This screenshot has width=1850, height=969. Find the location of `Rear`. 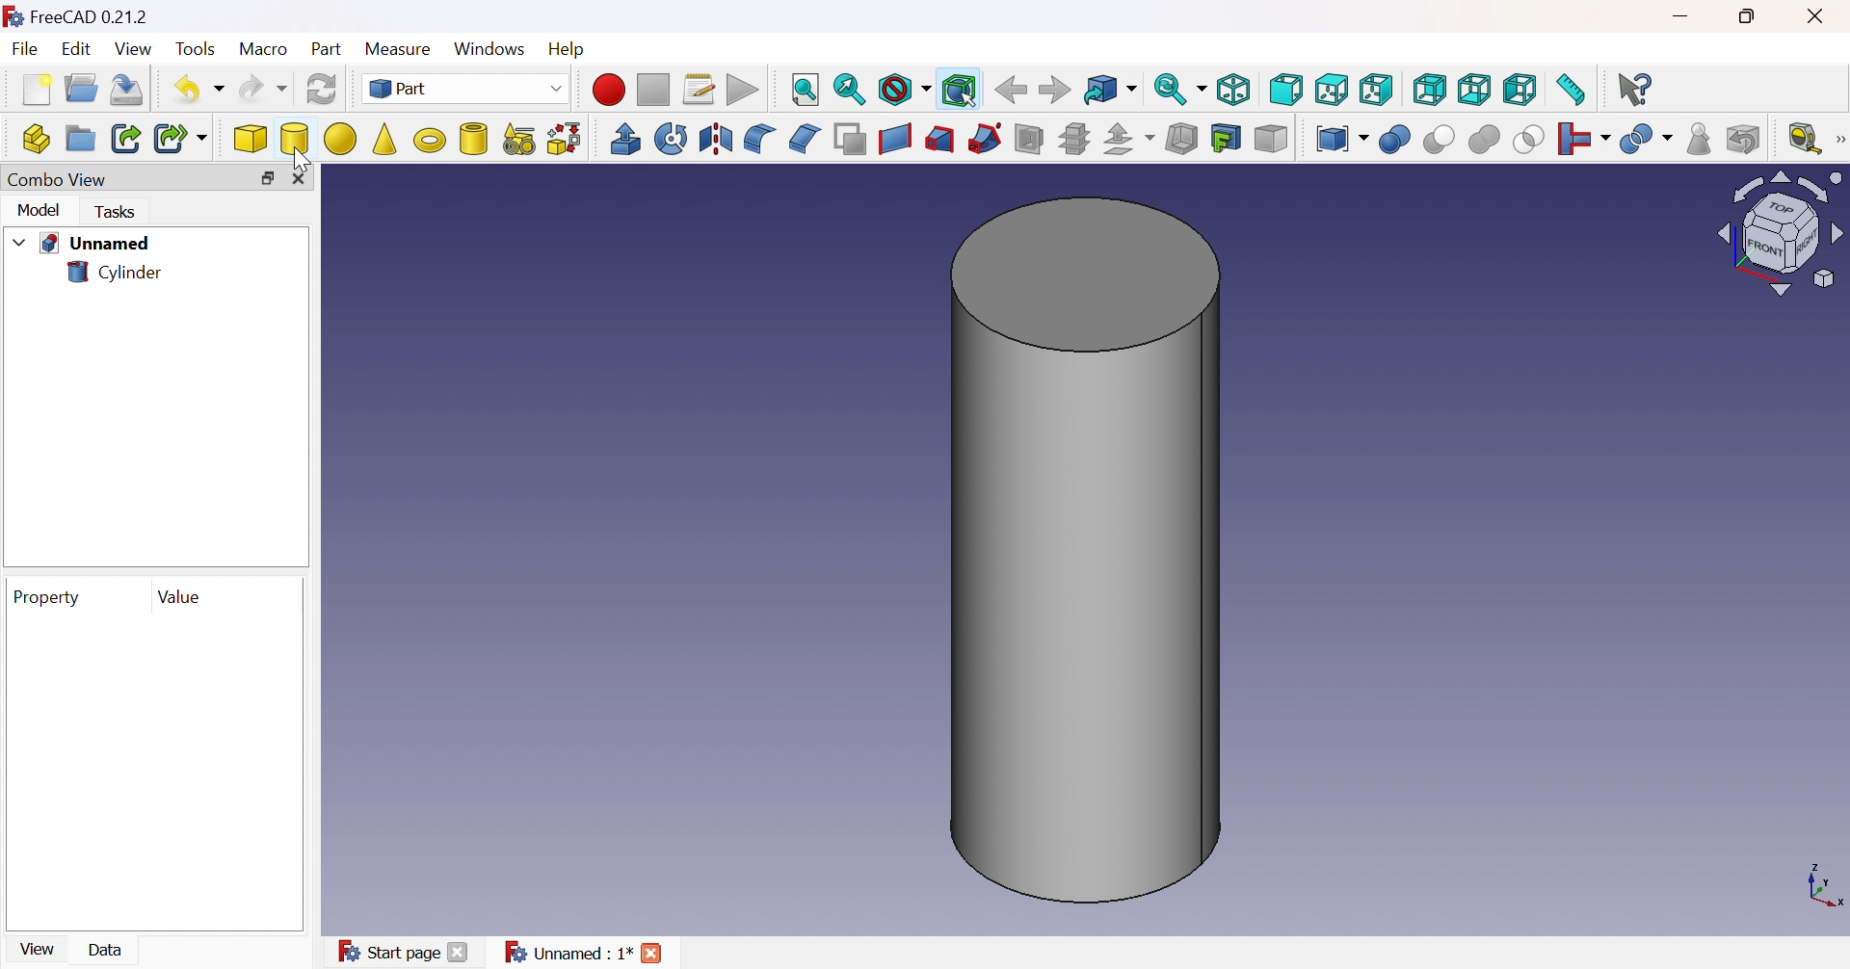

Rear is located at coordinates (1428, 90).